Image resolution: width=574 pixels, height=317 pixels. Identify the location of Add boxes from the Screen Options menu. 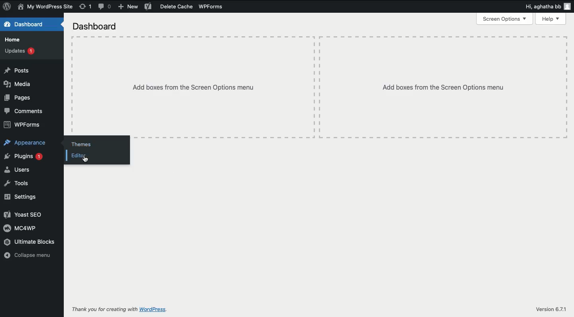
(196, 86).